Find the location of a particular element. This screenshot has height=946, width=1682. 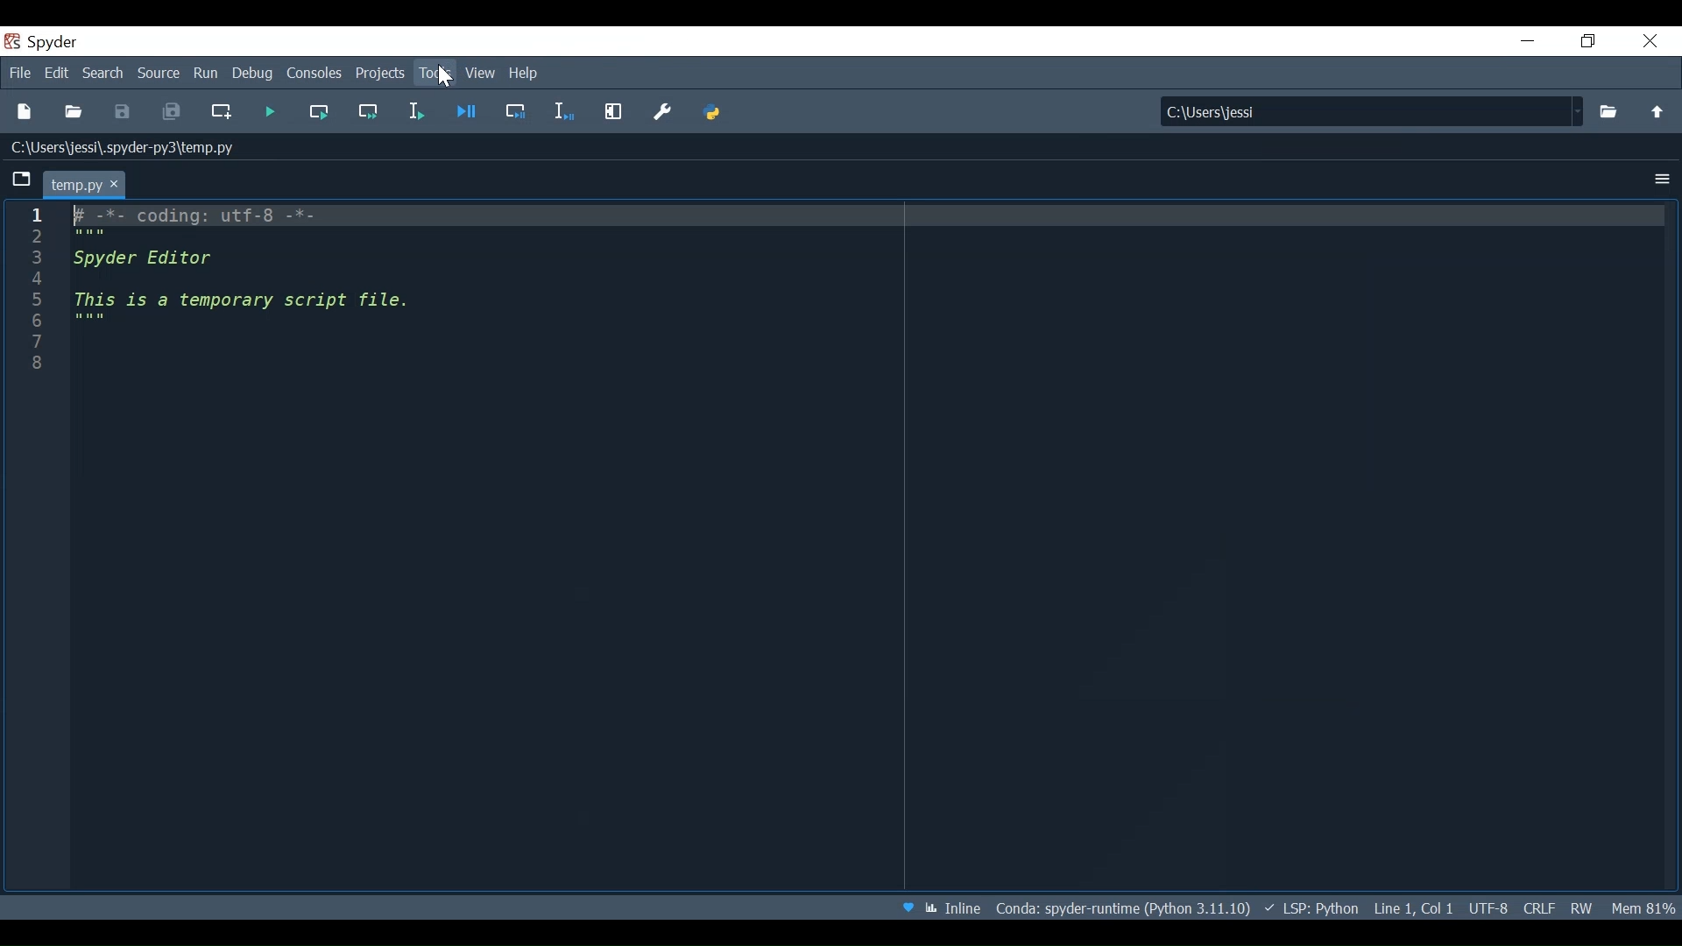

Source is located at coordinates (159, 74).